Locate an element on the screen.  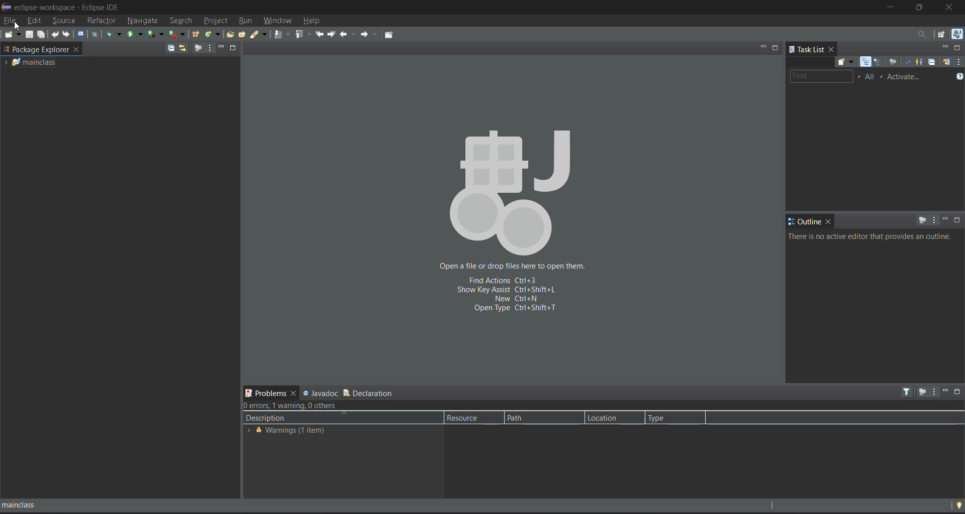
description is located at coordinates (305, 419).